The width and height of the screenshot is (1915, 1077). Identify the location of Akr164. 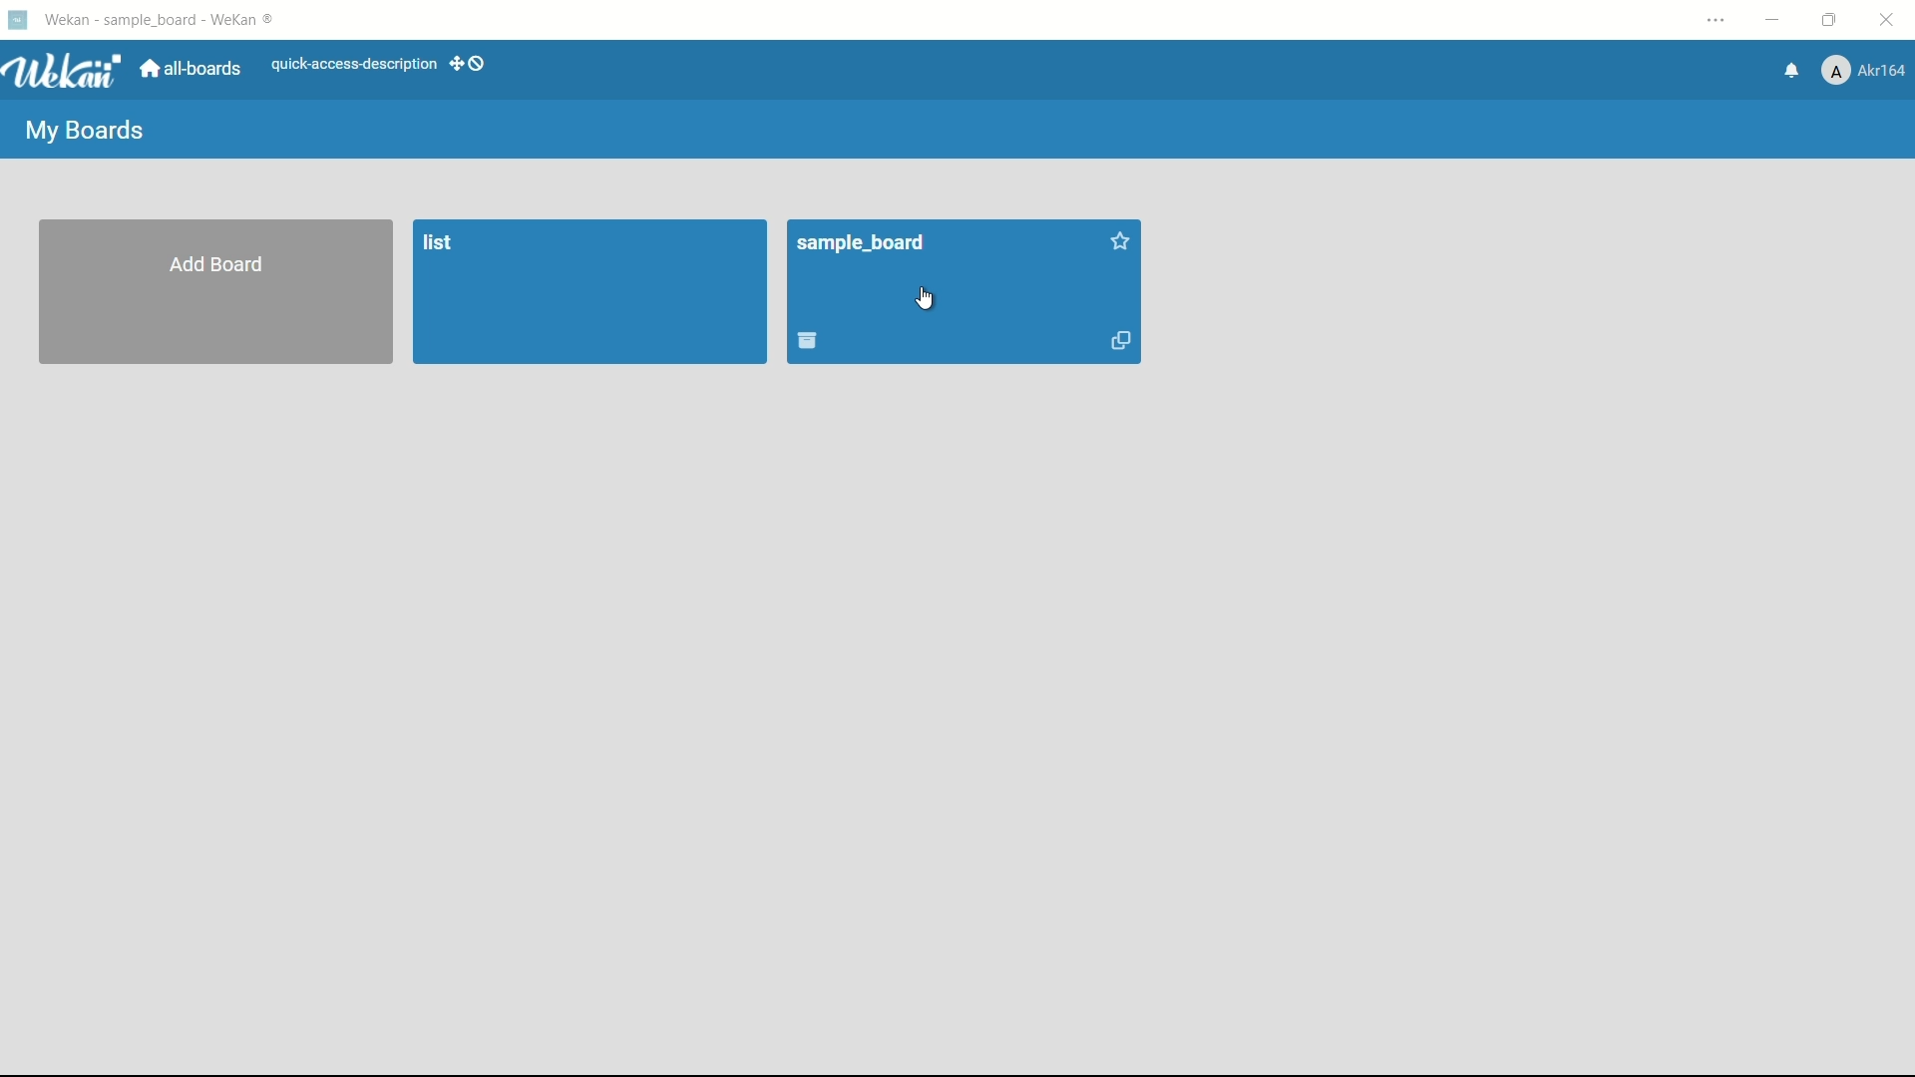
(1867, 70).